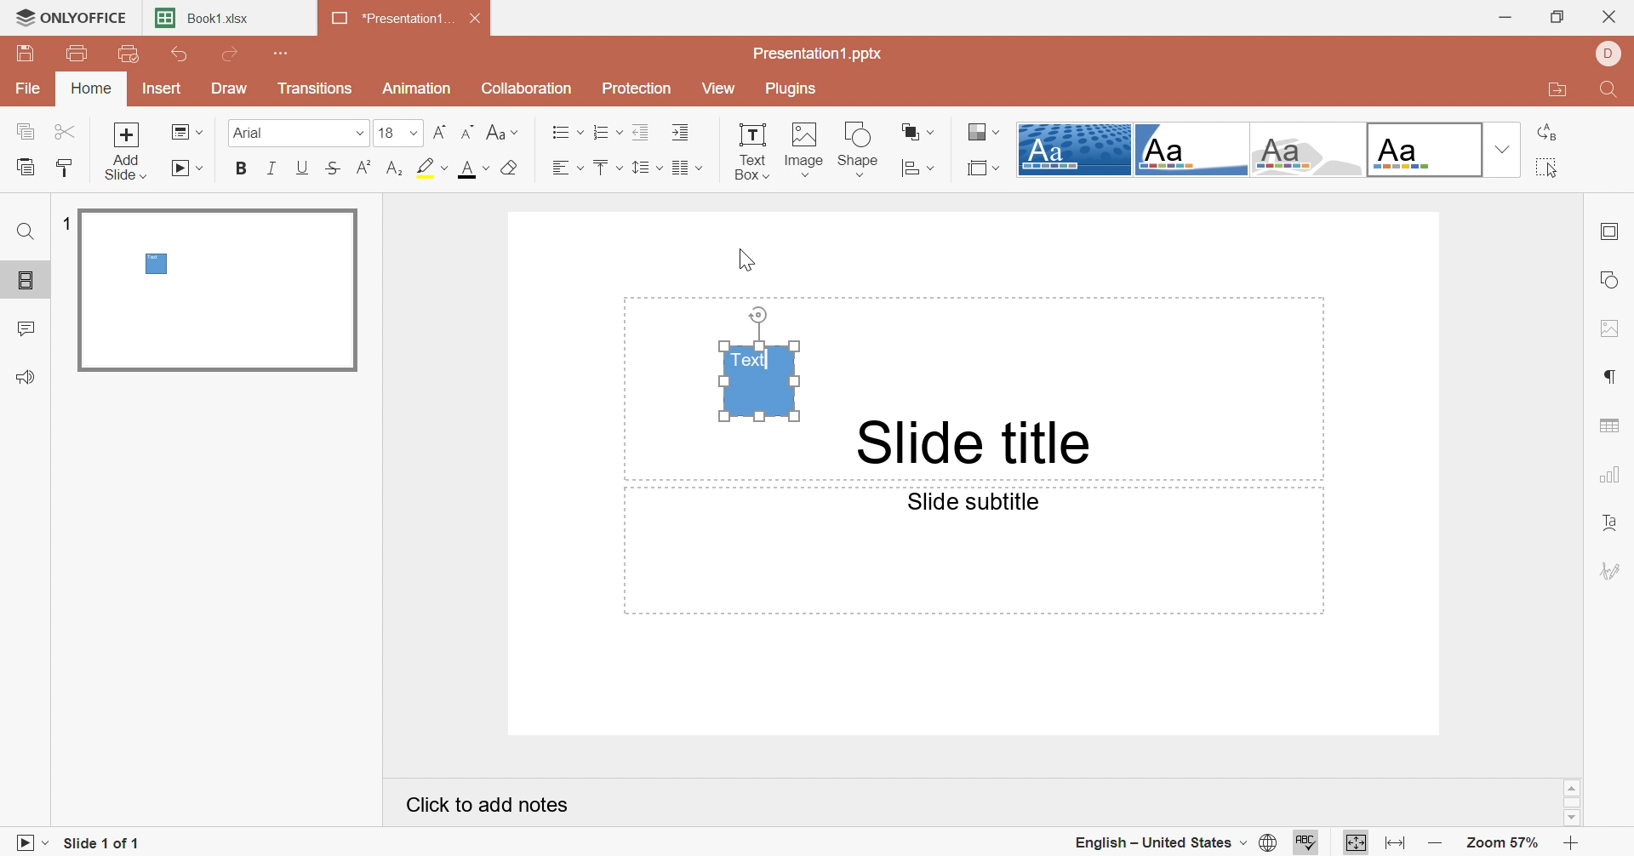 This screenshot has height=856, width=1634. What do you see at coordinates (505, 132) in the screenshot?
I see `Change case` at bounding box center [505, 132].